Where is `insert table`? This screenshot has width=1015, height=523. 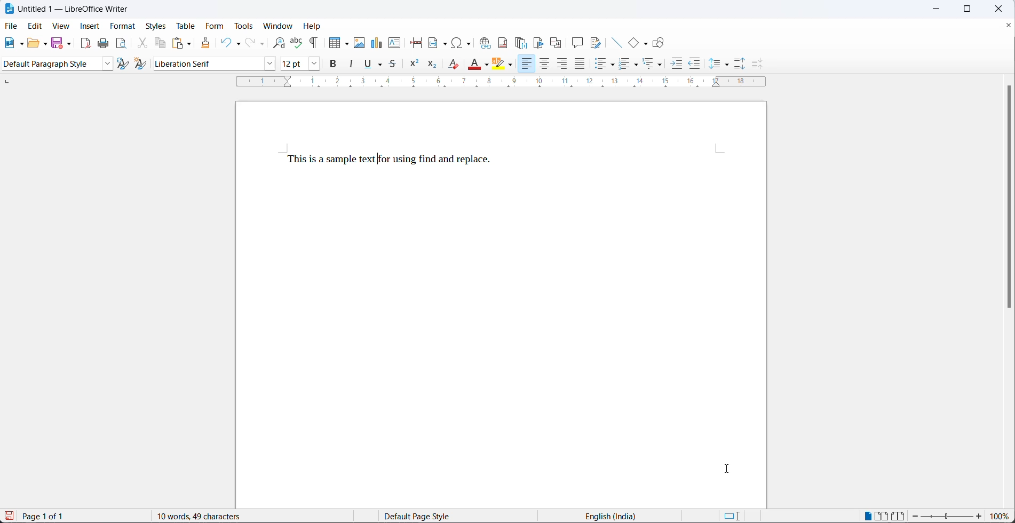
insert table is located at coordinates (339, 39).